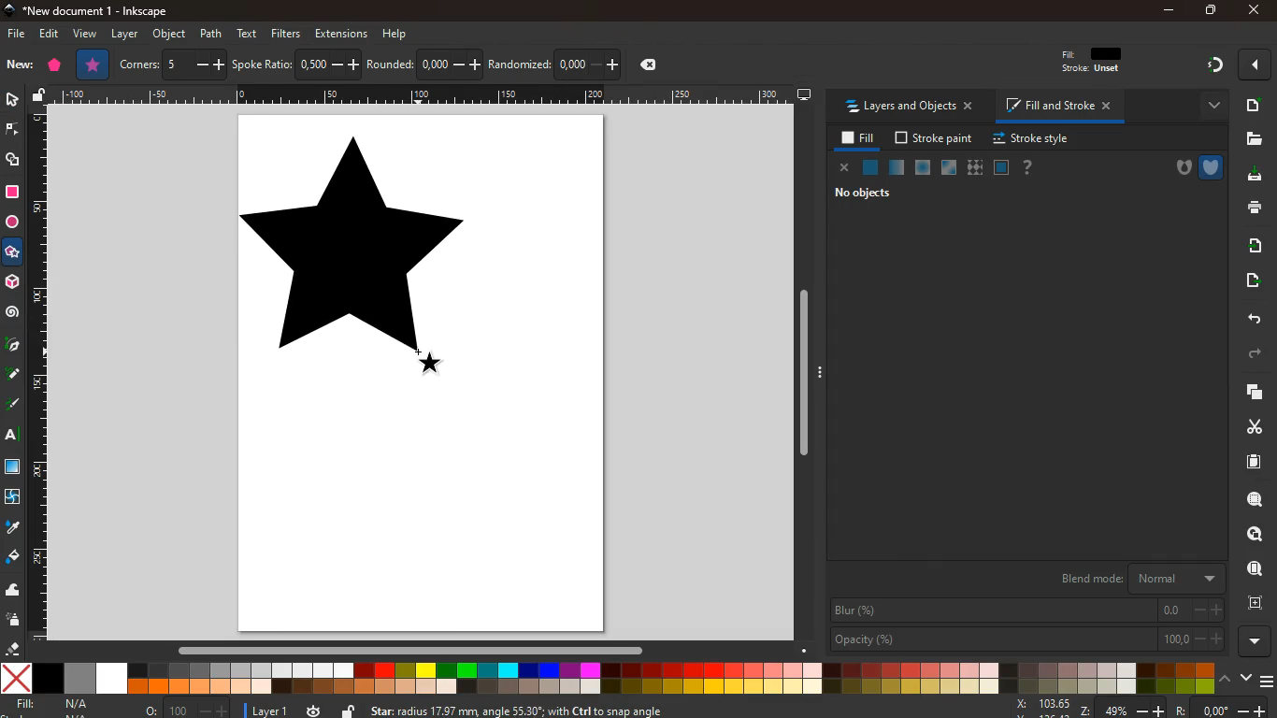 This screenshot has height=718, width=1277. What do you see at coordinates (1033, 167) in the screenshot?
I see `help` at bounding box center [1033, 167].